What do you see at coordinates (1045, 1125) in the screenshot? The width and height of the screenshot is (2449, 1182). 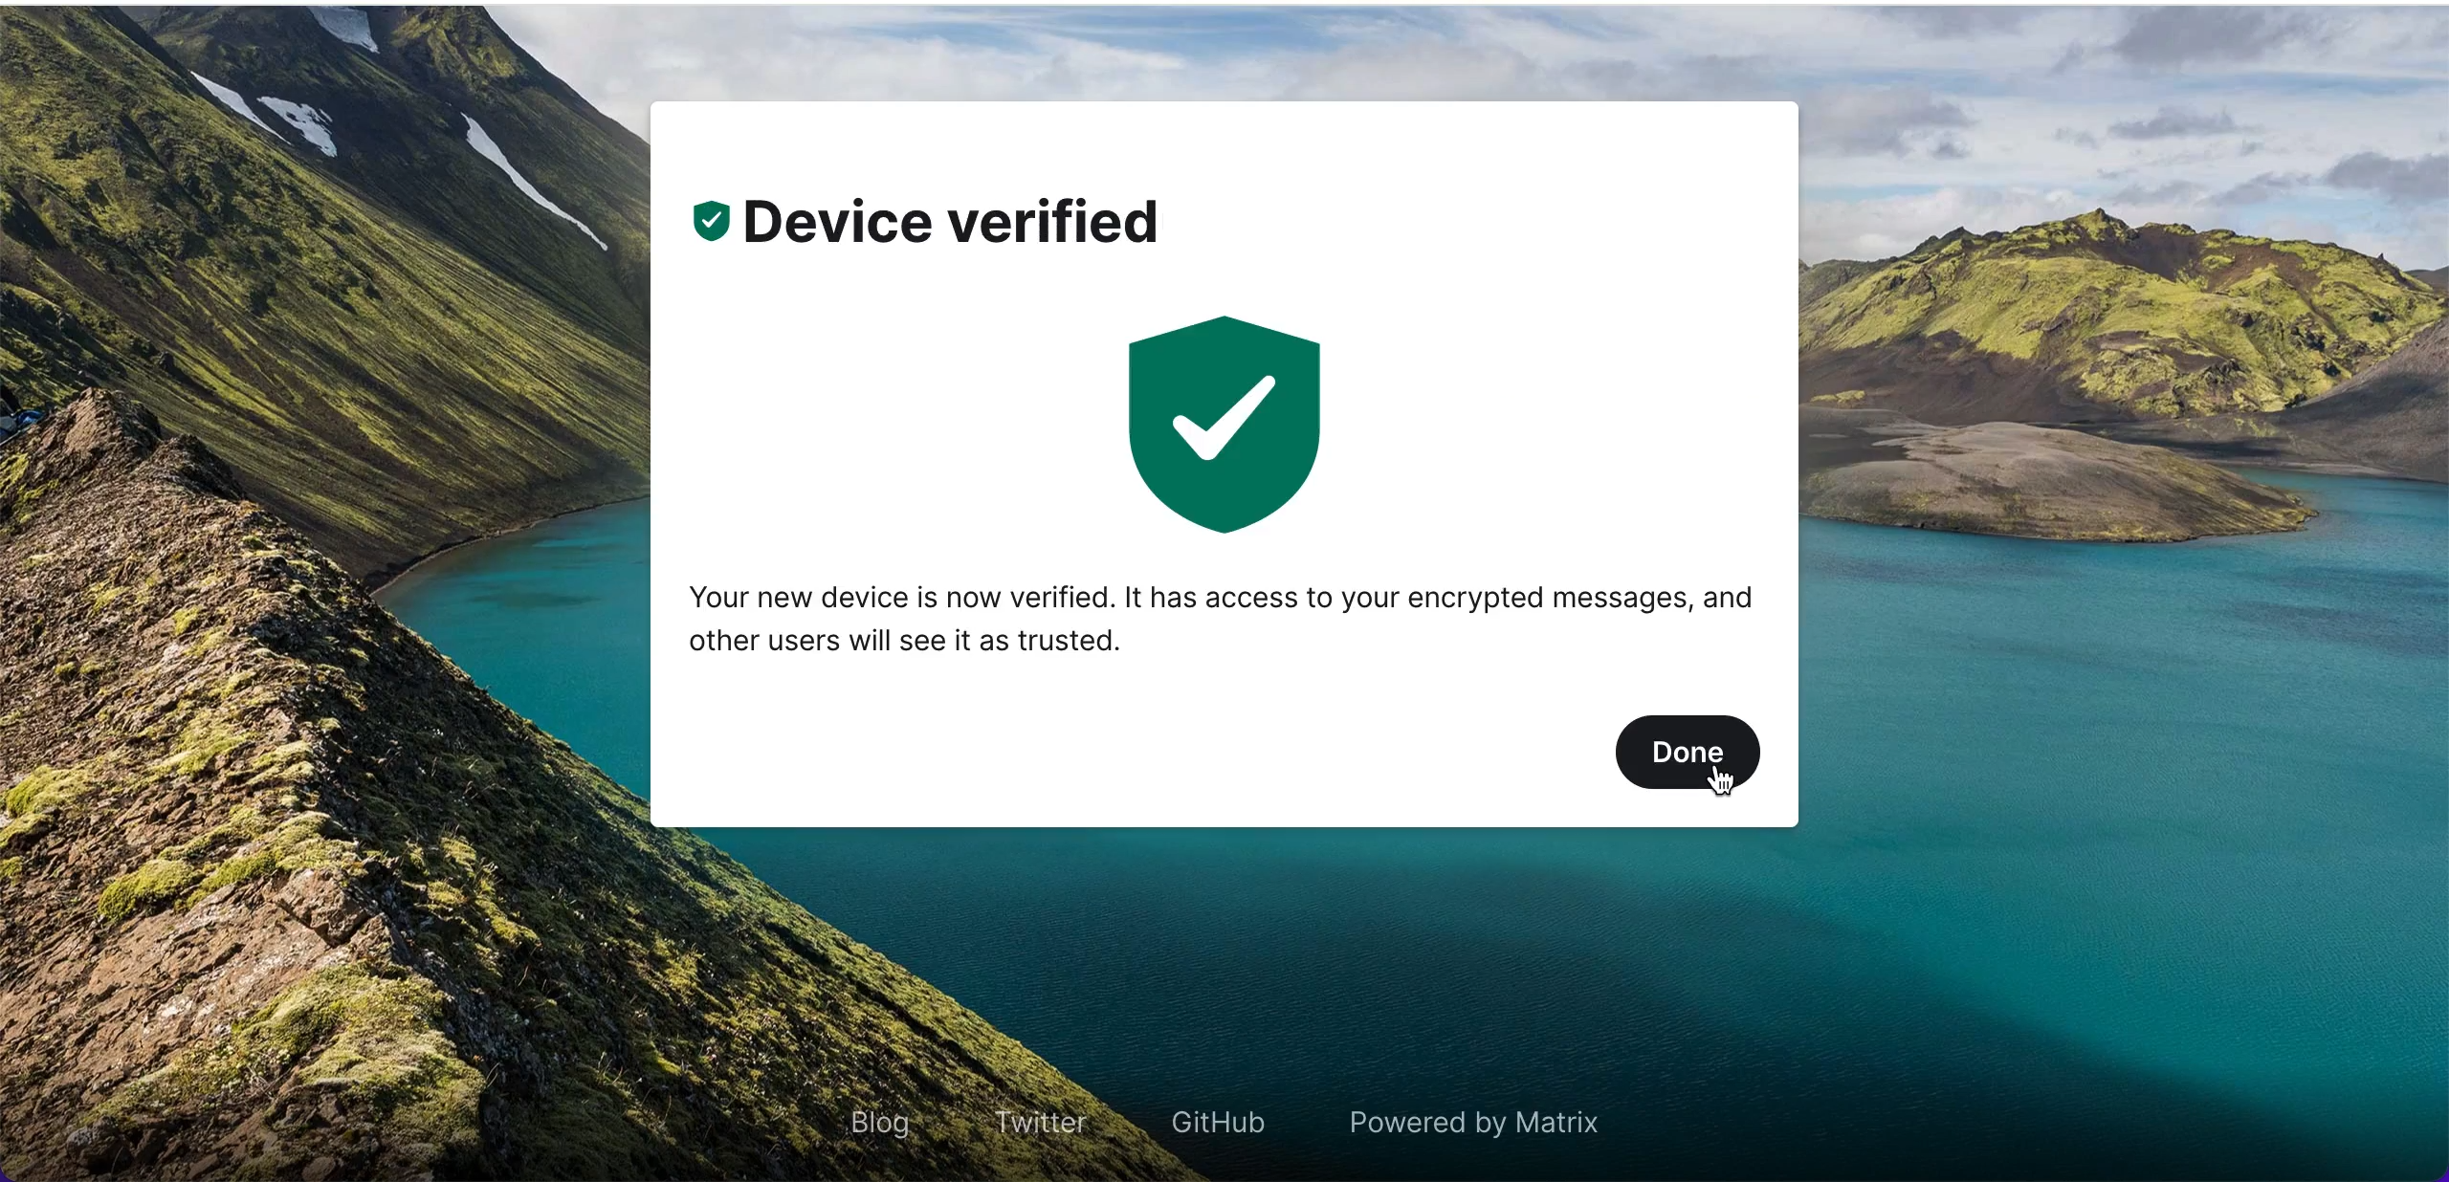 I see `twitter` at bounding box center [1045, 1125].